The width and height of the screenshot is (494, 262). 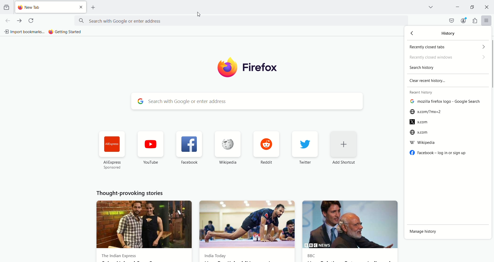 What do you see at coordinates (67, 31) in the screenshot?
I see `getting started` at bounding box center [67, 31].